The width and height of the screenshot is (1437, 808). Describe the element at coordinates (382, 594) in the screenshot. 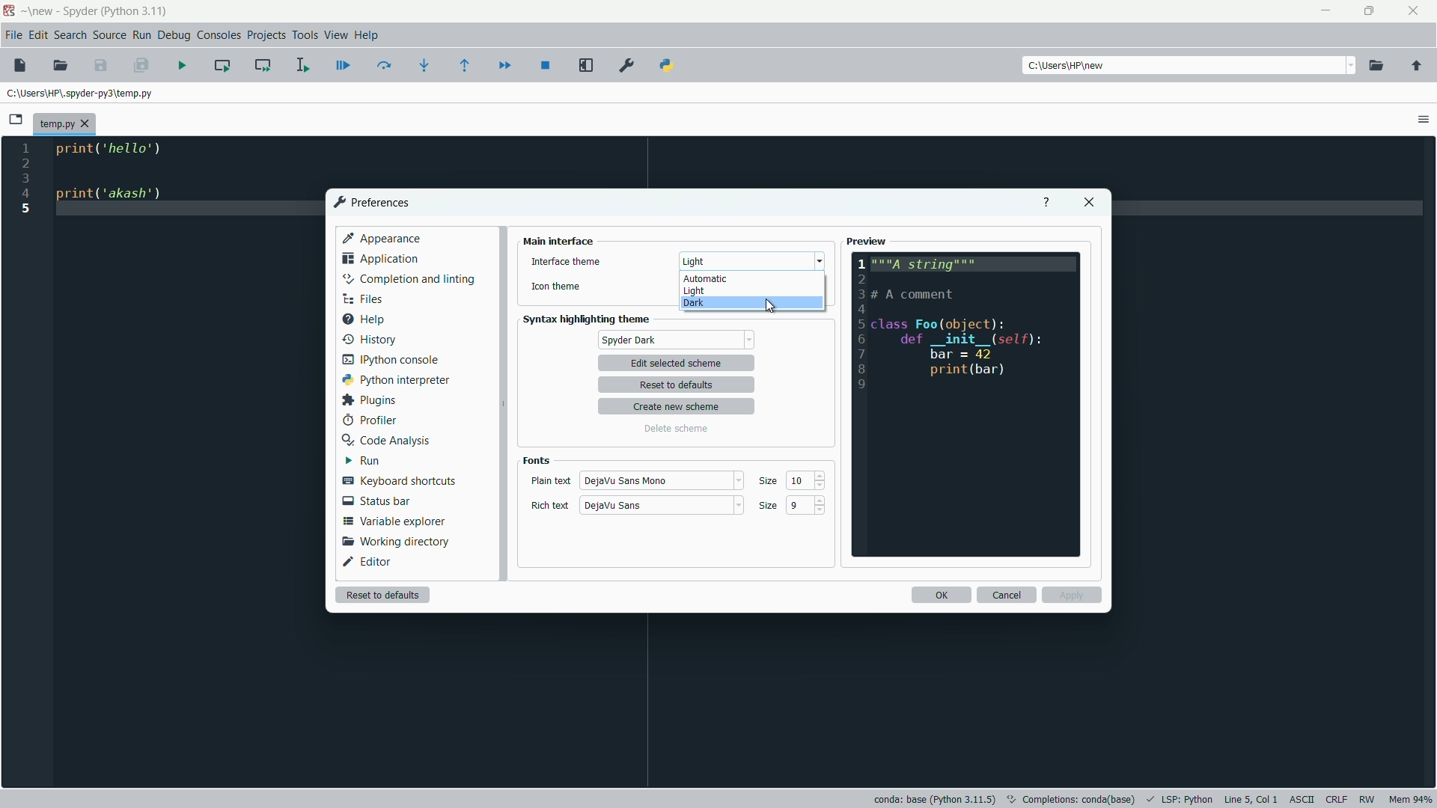

I see `reset to defaults` at that location.